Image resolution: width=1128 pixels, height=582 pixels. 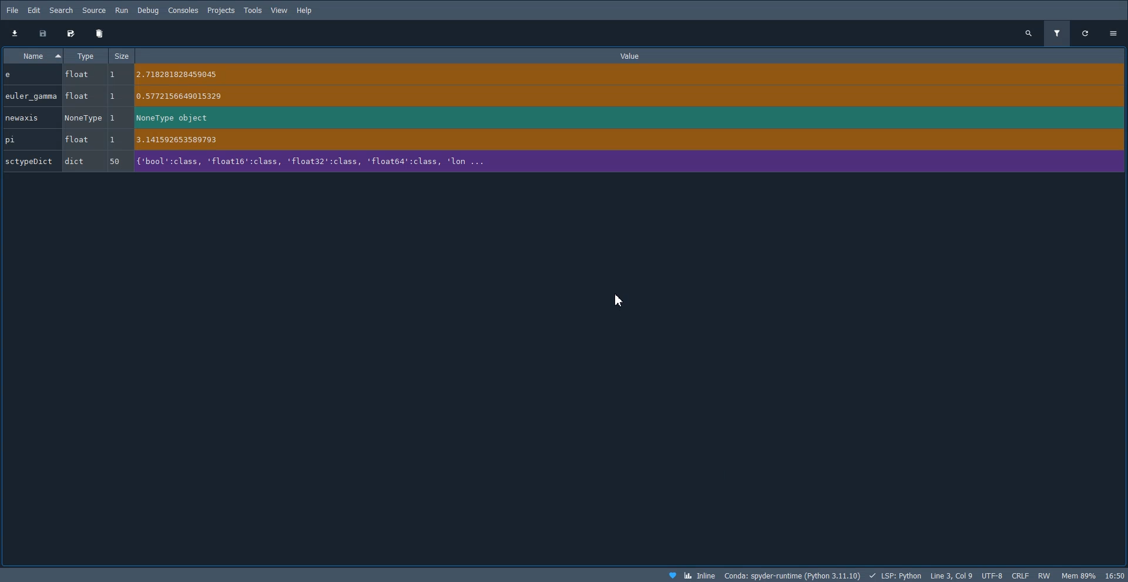 I want to click on Debug, so click(x=148, y=9).